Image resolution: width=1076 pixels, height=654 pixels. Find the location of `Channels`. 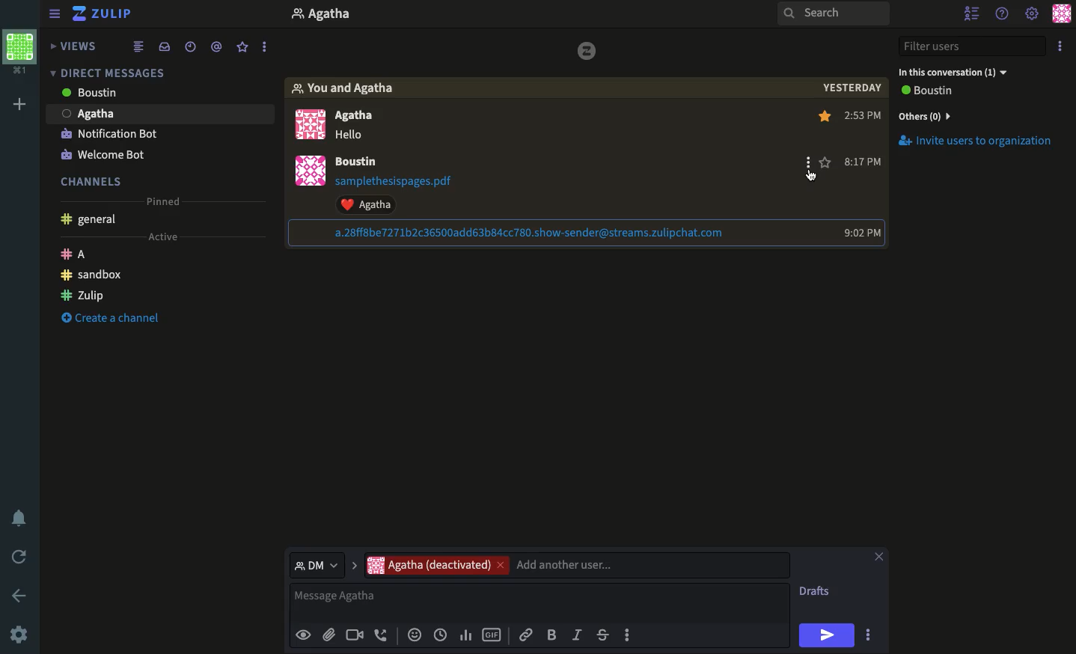

Channels is located at coordinates (97, 180).